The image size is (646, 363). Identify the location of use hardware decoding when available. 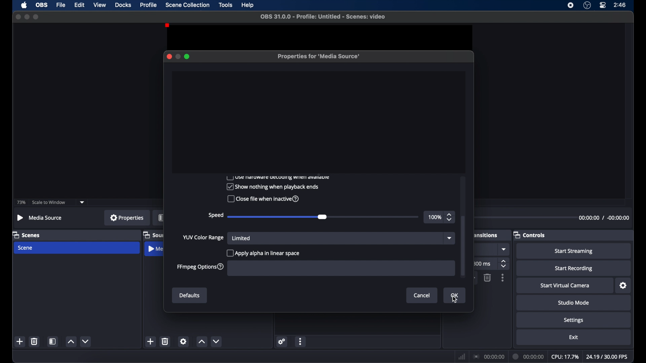
(278, 177).